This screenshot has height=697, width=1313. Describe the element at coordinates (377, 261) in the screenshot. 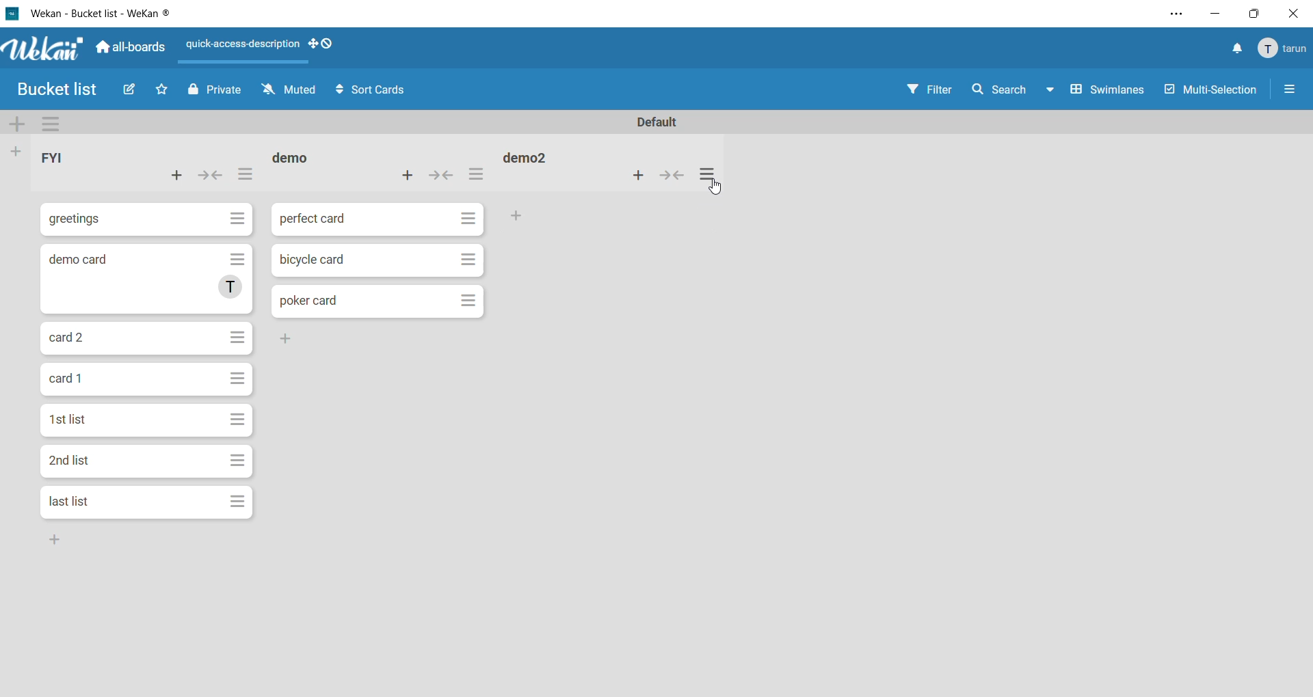

I see `cards` at that location.